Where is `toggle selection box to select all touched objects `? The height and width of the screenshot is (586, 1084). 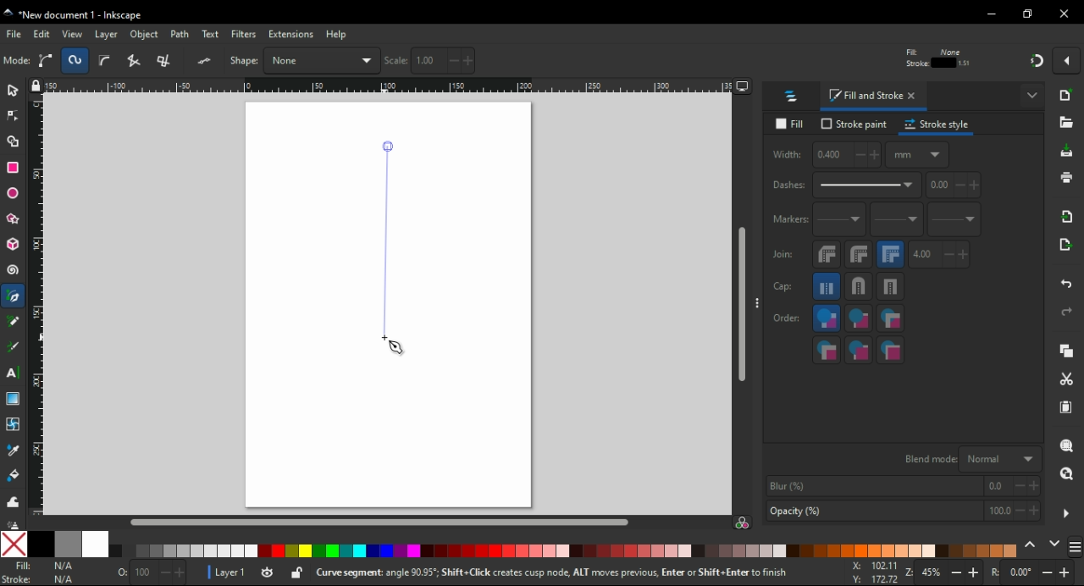 toggle selection box to select all touched objects  is located at coordinates (105, 61).